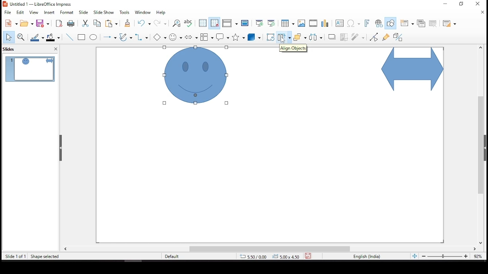 This screenshot has width=488, height=274. Describe the element at coordinates (146, 23) in the screenshot. I see `undo` at that location.